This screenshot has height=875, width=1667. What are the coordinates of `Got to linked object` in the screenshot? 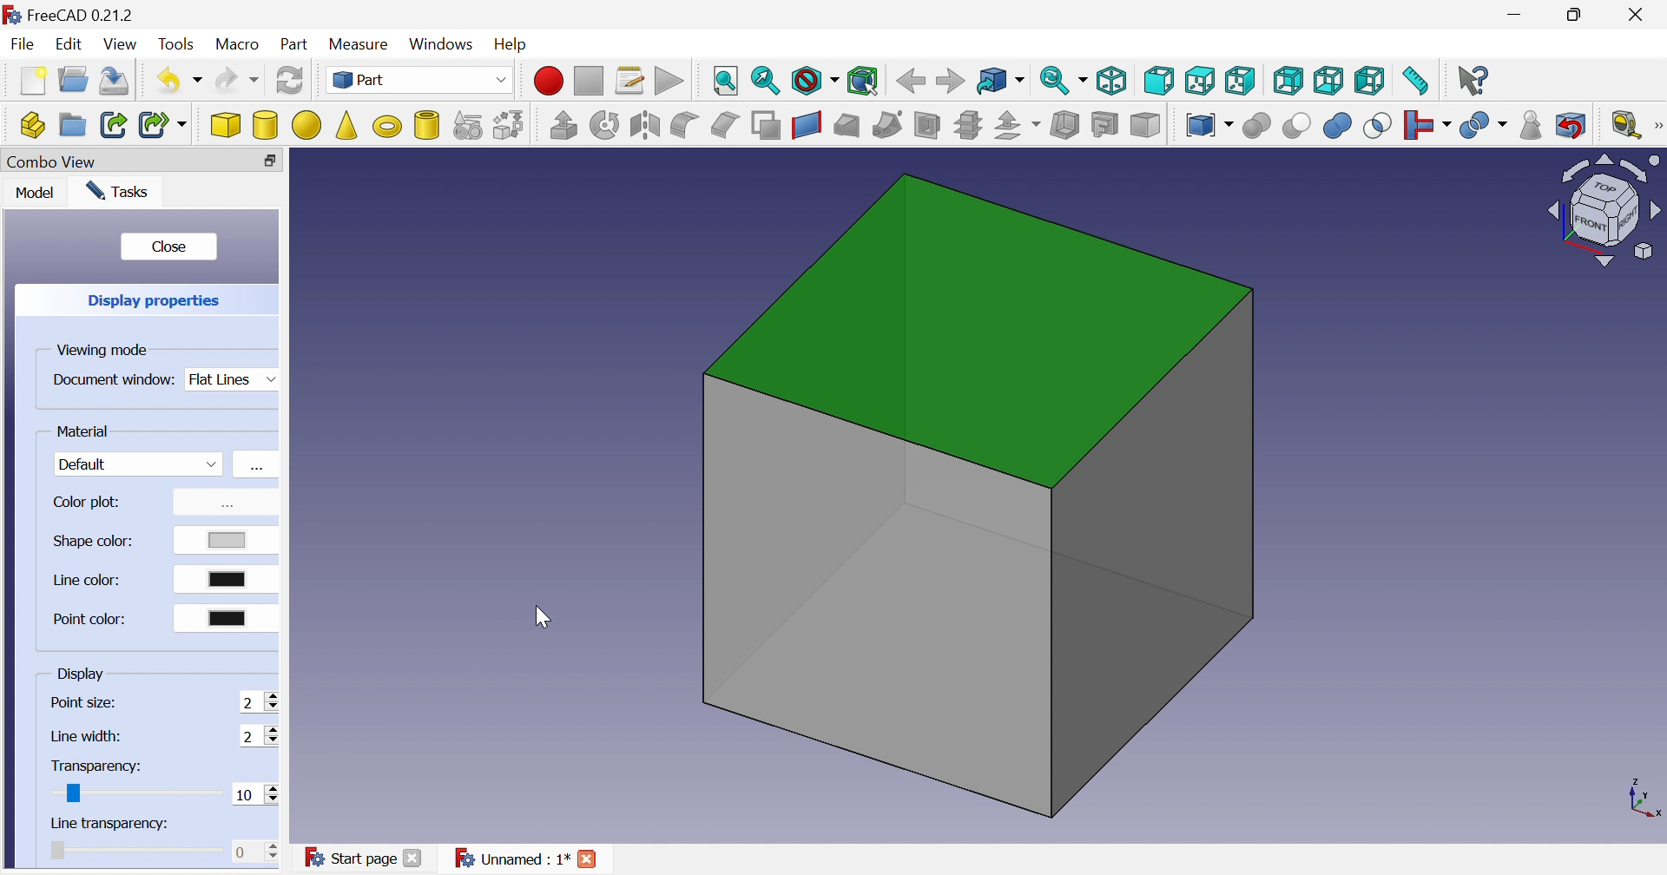 It's located at (1001, 79).